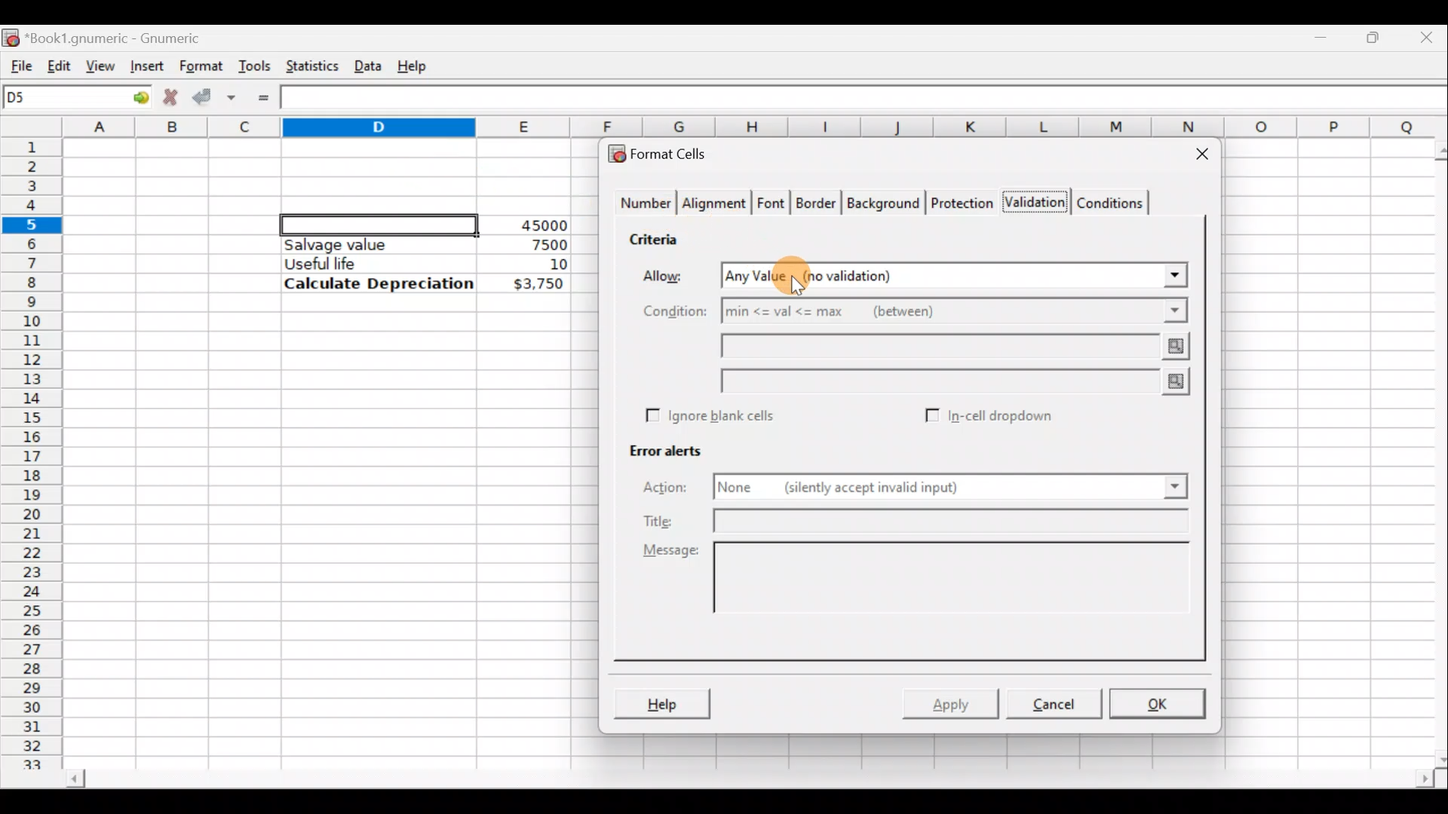 This screenshot has height=814, width=1448. What do you see at coordinates (1004, 416) in the screenshot?
I see `In-cell dropdown` at bounding box center [1004, 416].